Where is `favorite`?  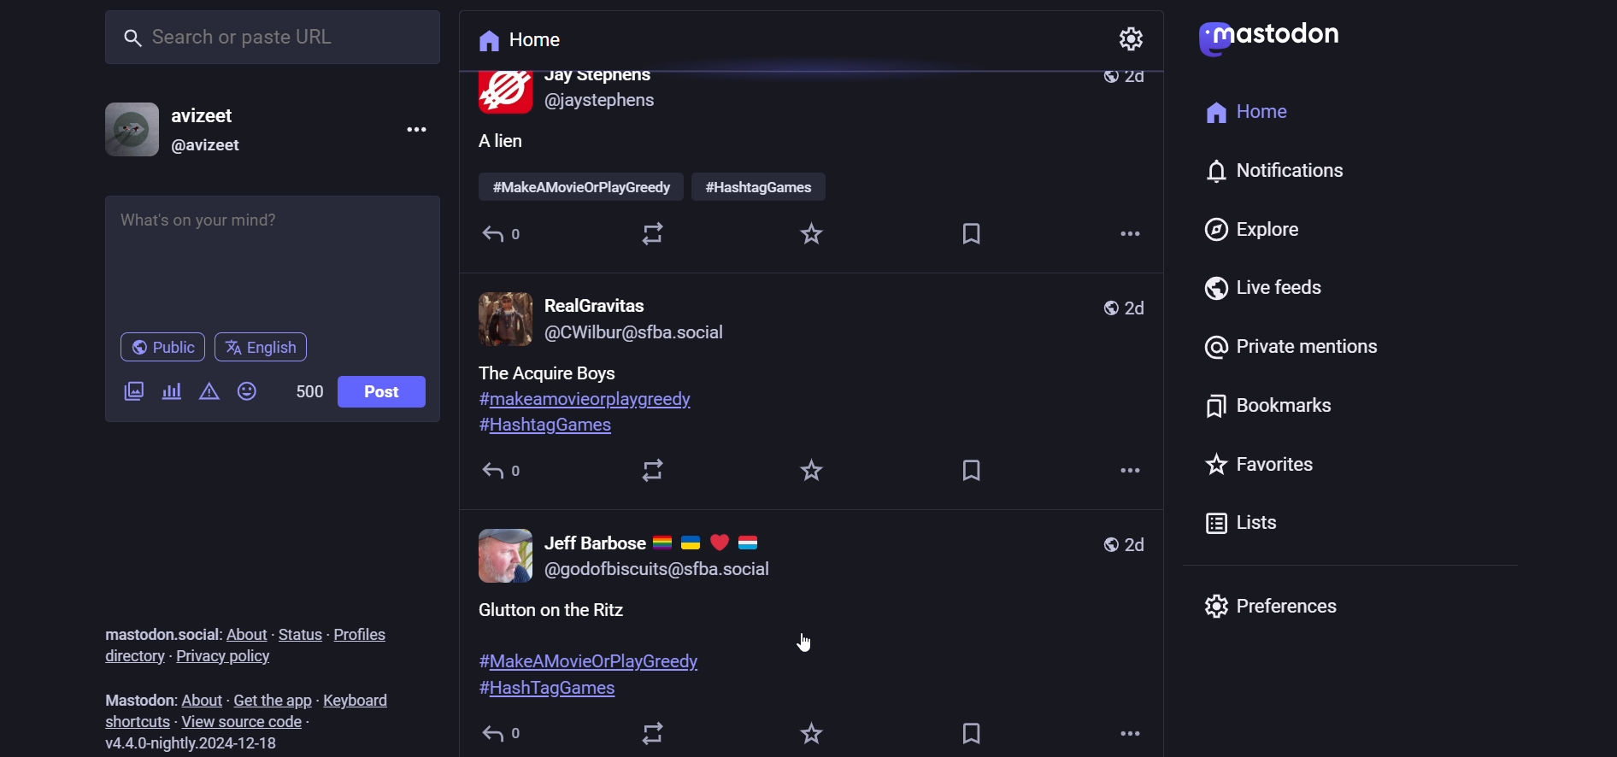
favorite is located at coordinates (808, 733).